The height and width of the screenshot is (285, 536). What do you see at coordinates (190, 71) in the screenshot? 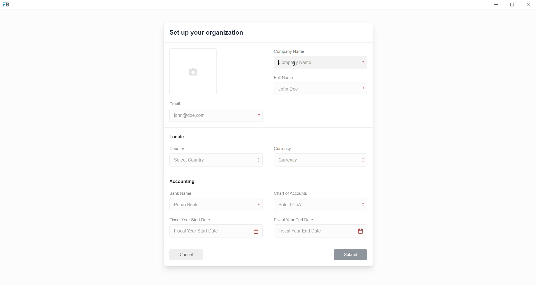
I see `select Profile picture` at bounding box center [190, 71].